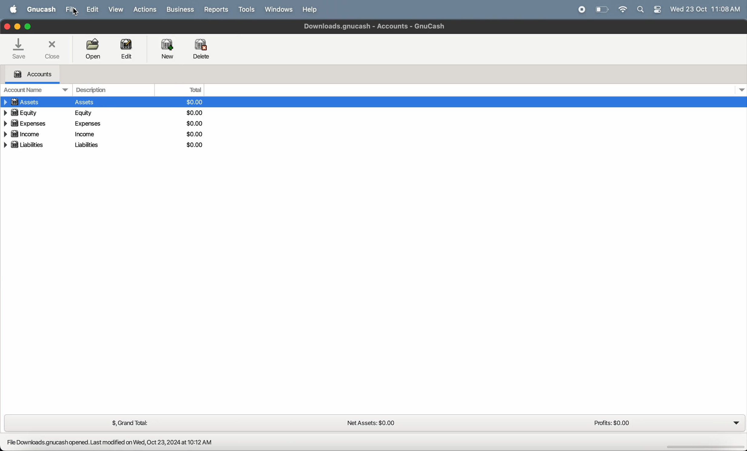 This screenshot has width=747, height=451. I want to click on dollars, so click(194, 123).